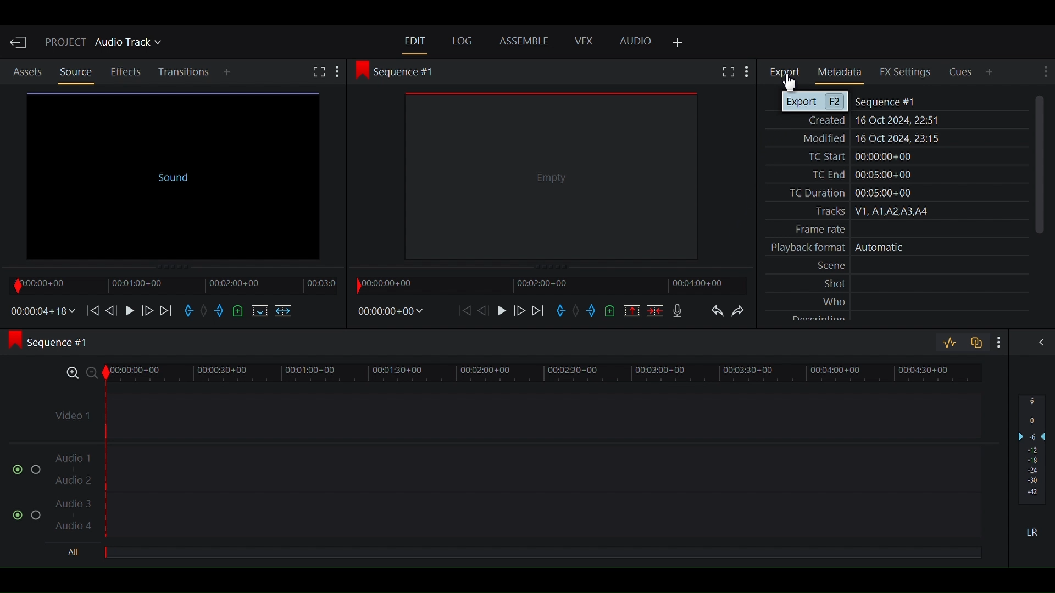  Describe the element at coordinates (127, 72) in the screenshot. I see `Effects` at that location.